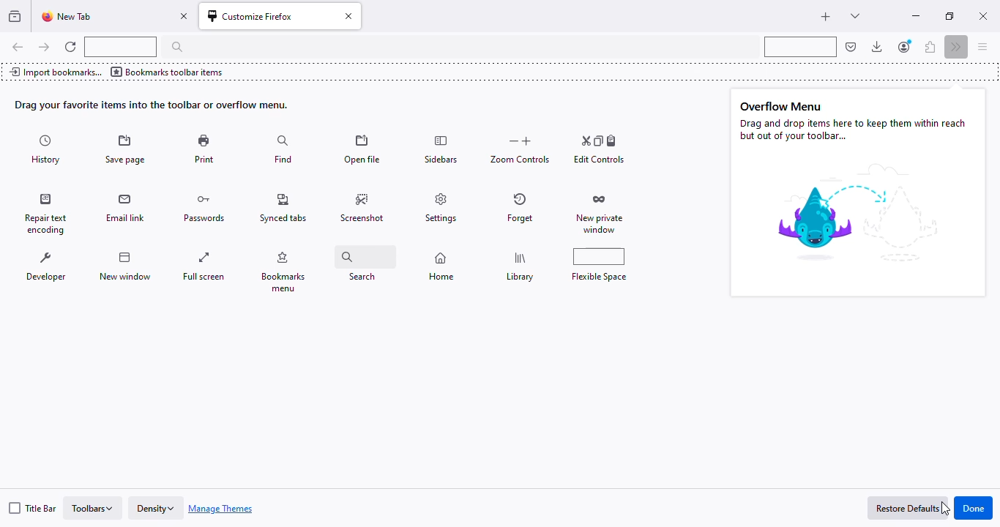 This screenshot has width=1000, height=527. Describe the element at coordinates (599, 150) in the screenshot. I see `edit controls` at that location.